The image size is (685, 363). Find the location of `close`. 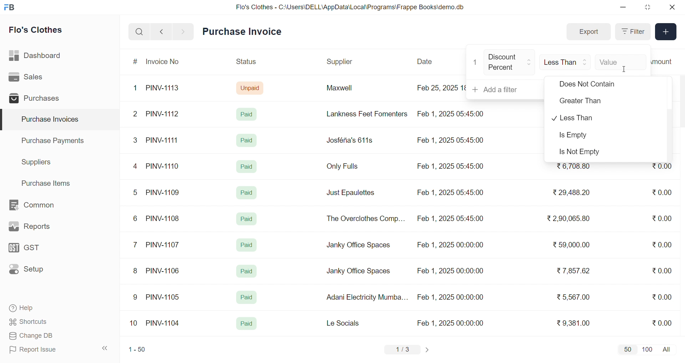

close is located at coordinates (671, 7).